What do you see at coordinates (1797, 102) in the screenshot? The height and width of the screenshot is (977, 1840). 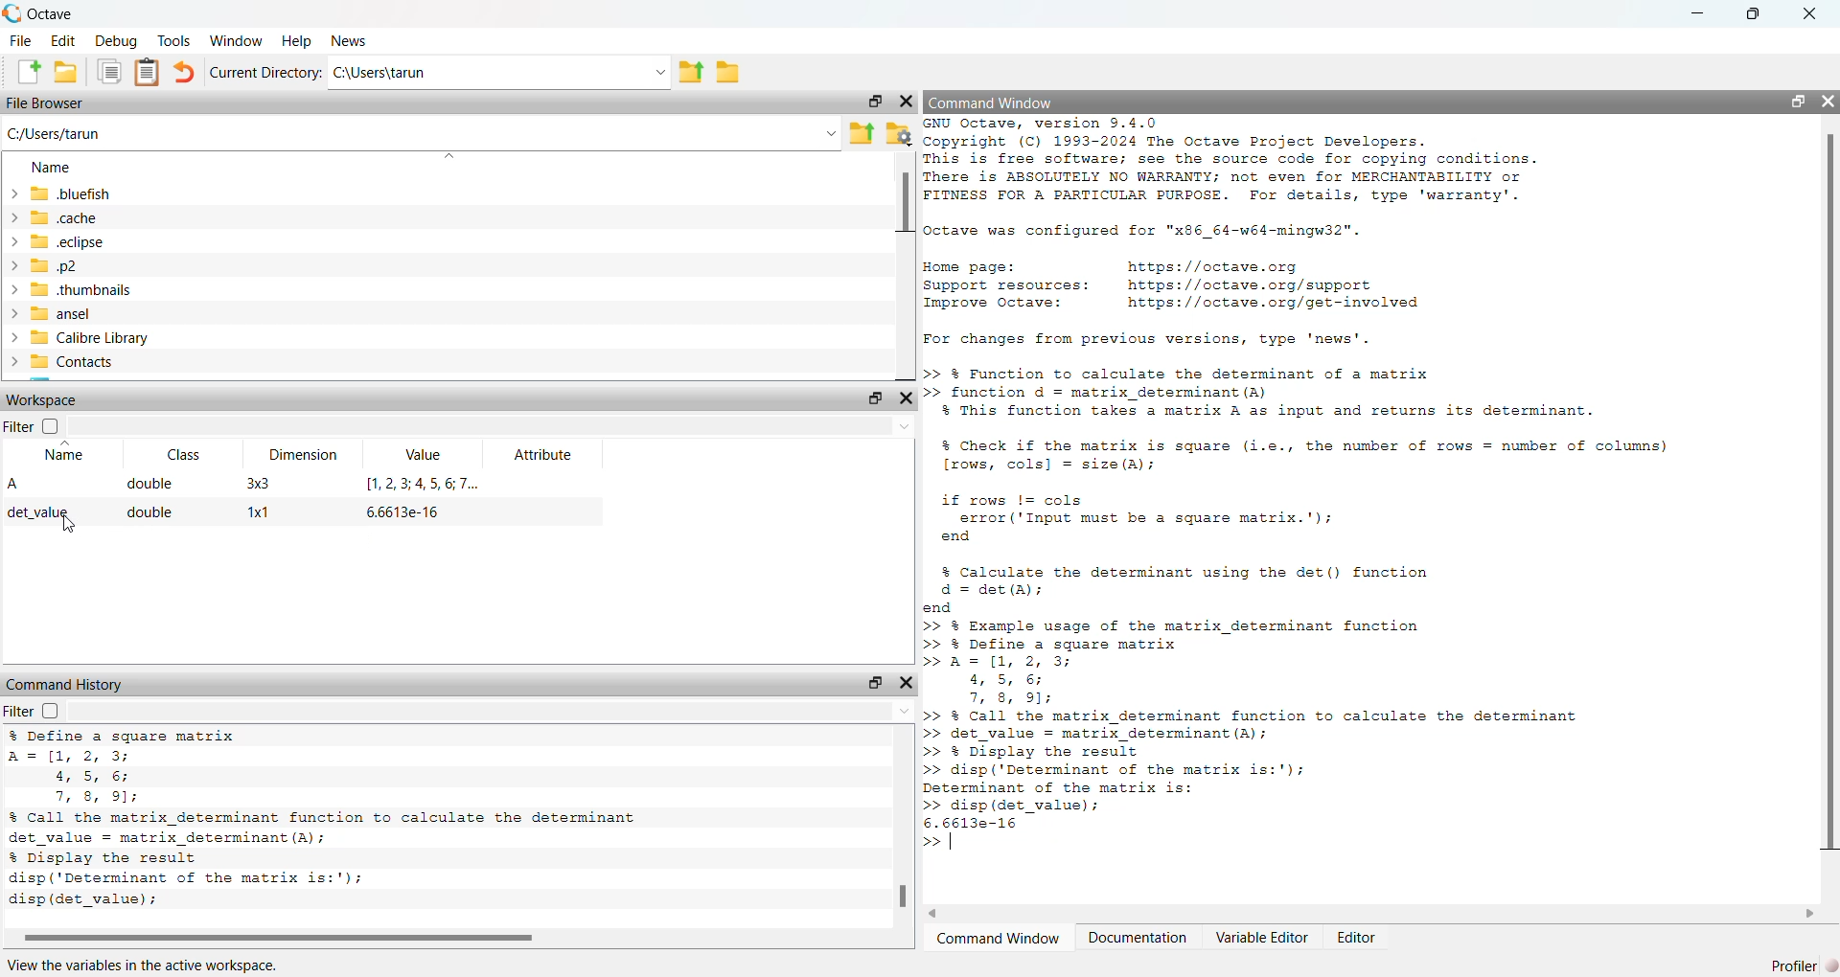 I see `maximize` at bounding box center [1797, 102].